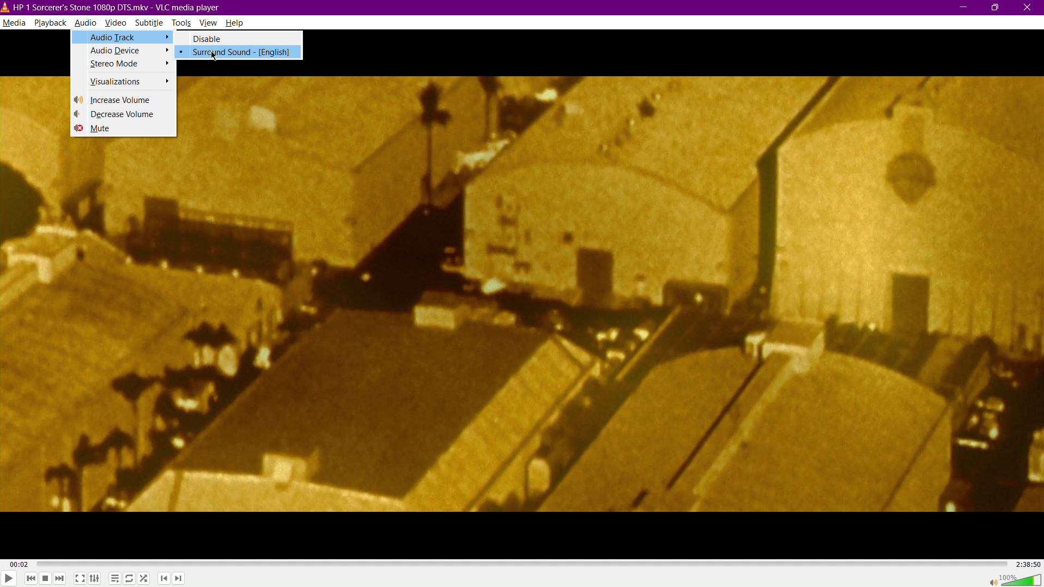 This screenshot has width=1044, height=587. I want to click on Stereo Mode, so click(123, 66).